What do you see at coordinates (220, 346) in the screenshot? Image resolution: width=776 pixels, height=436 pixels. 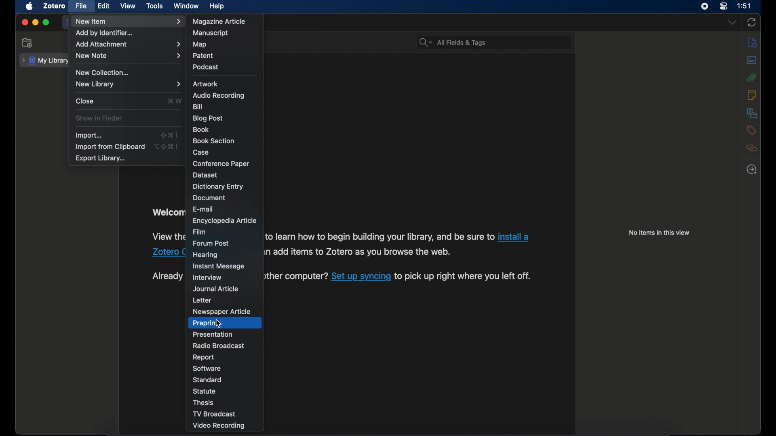 I see `radio broadcast` at bounding box center [220, 346].